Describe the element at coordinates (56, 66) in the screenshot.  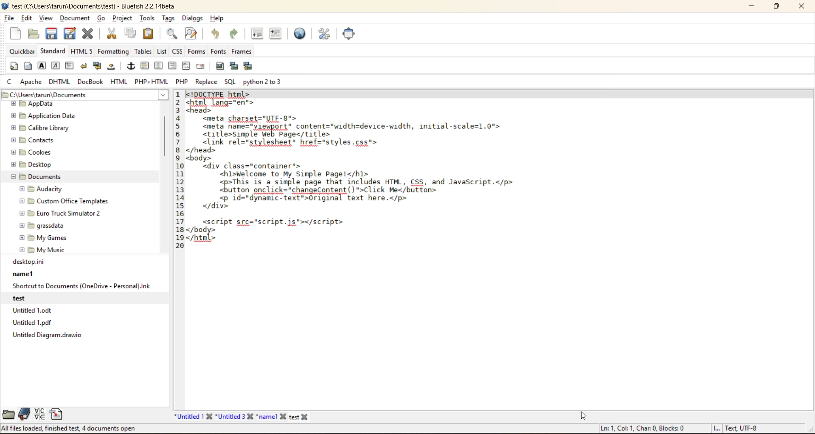
I see `emphasis` at that location.